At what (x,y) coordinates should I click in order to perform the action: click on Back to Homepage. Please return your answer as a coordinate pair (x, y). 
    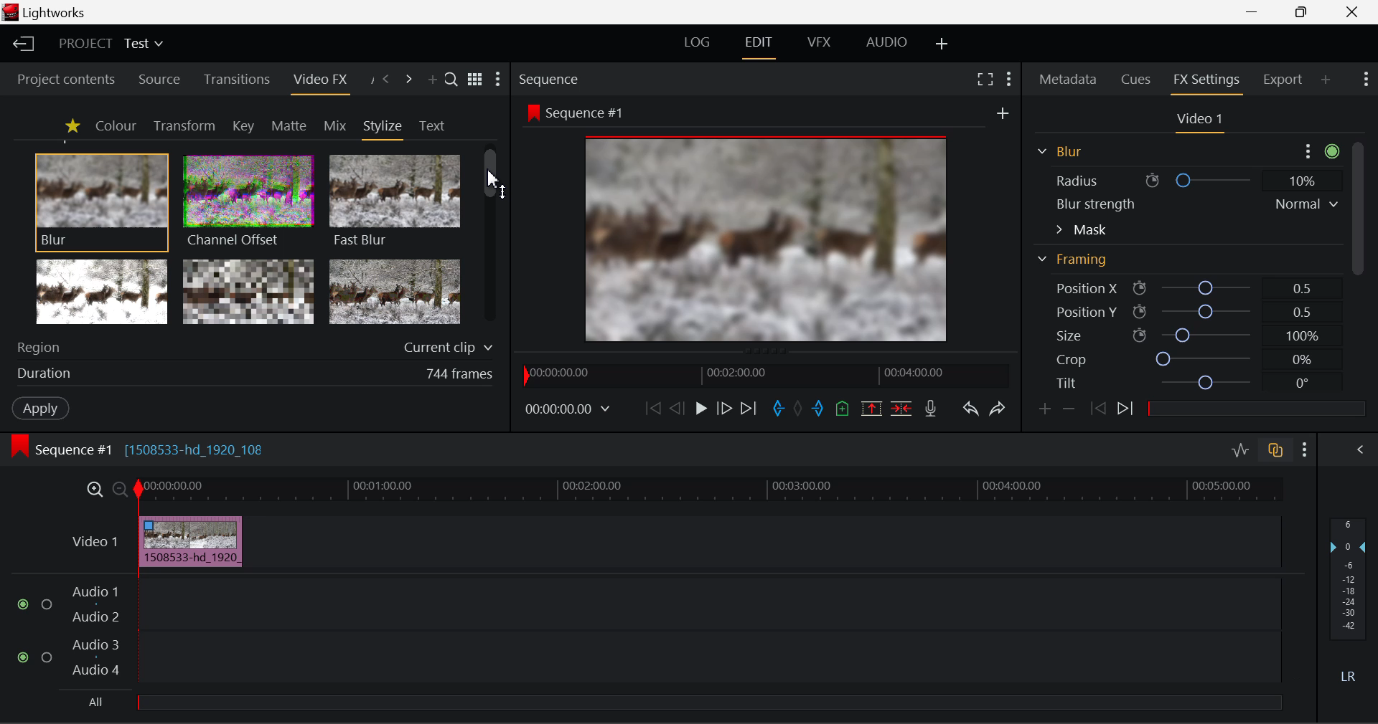
    Looking at the image, I should click on (21, 44).